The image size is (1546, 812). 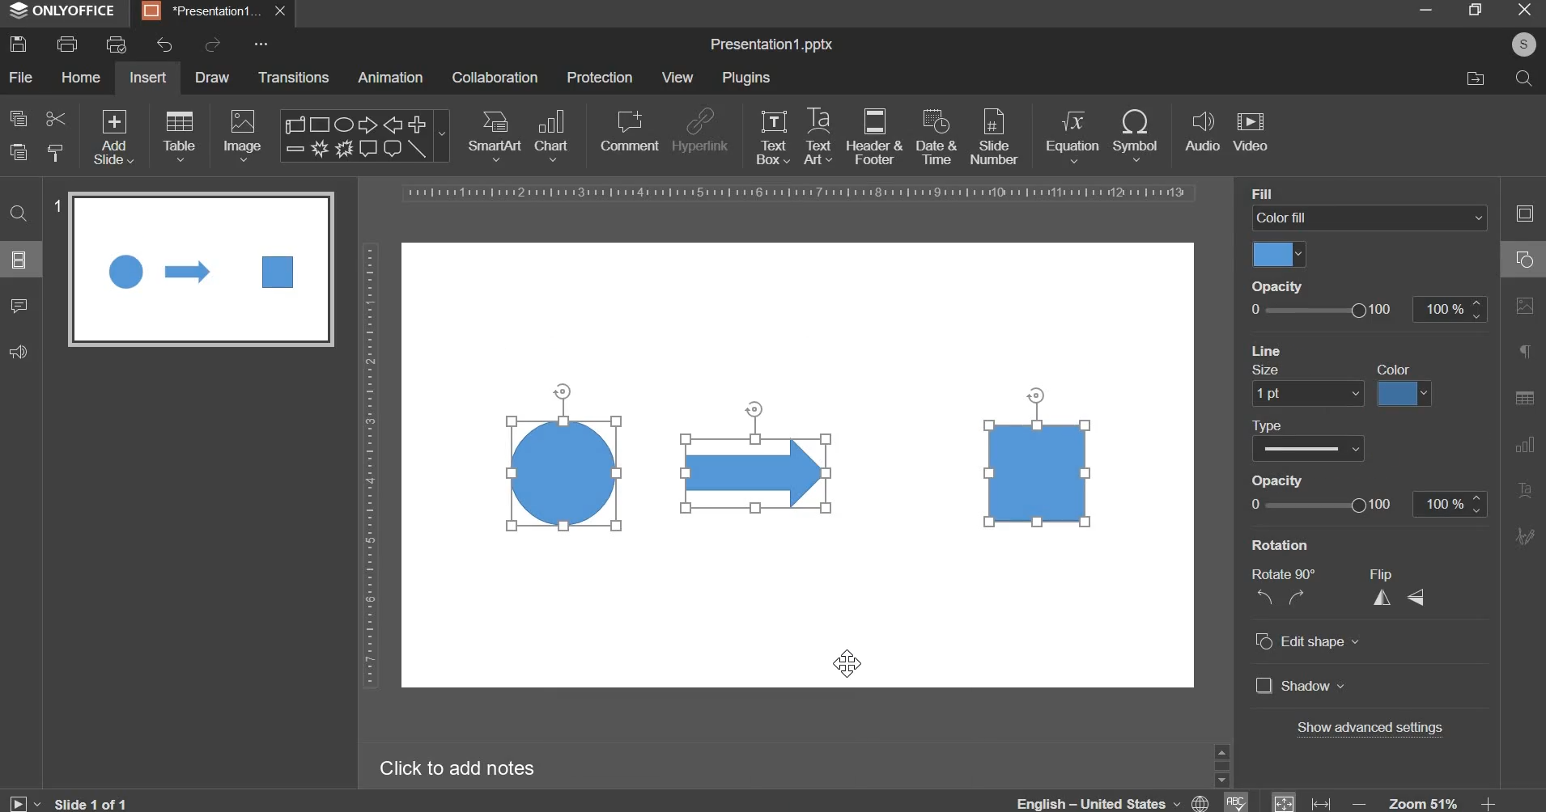 What do you see at coordinates (1283, 285) in the screenshot?
I see `opacity` at bounding box center [1283, 285].